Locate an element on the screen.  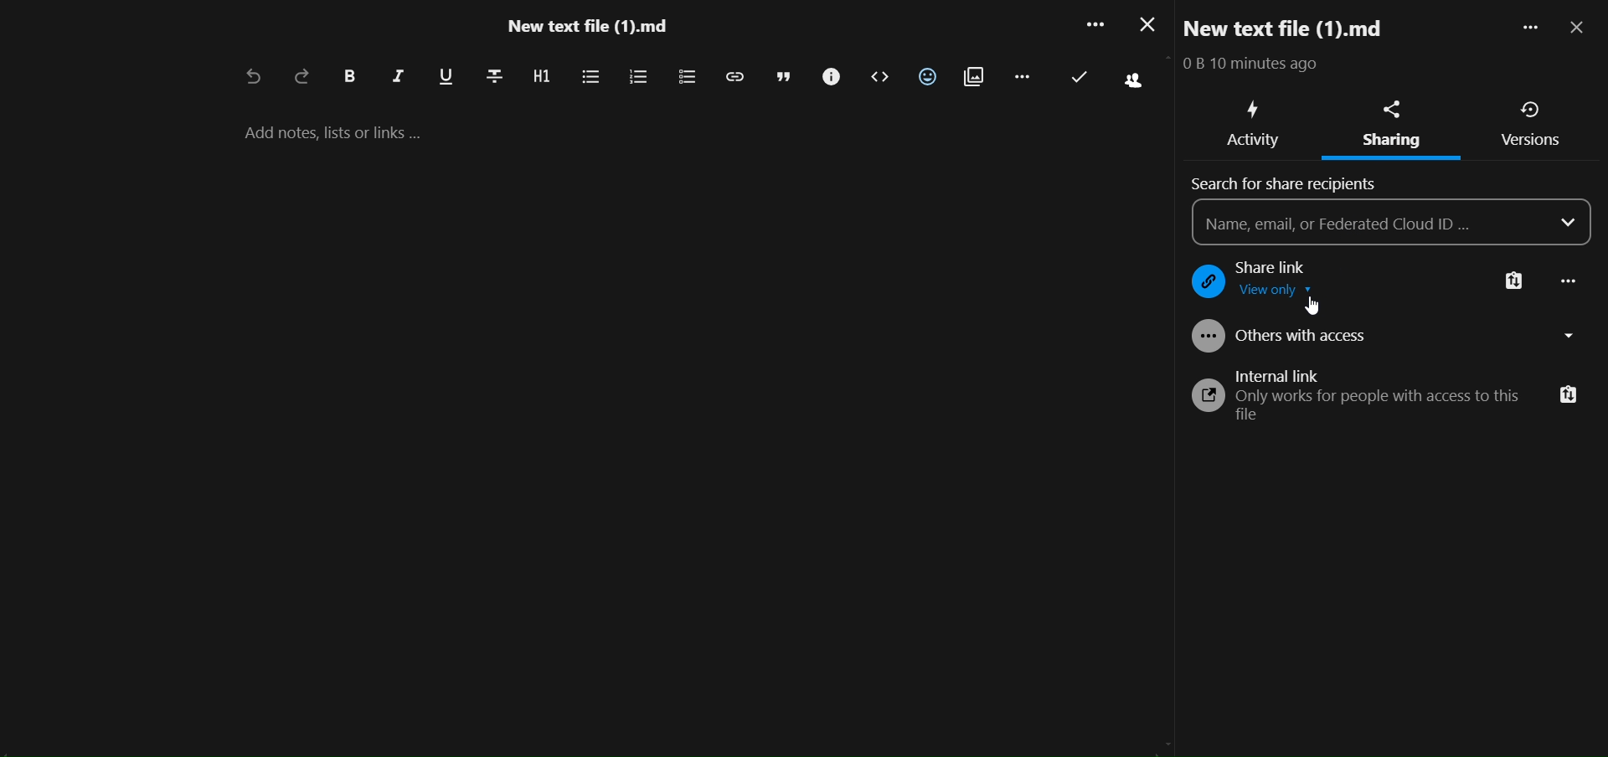
bold is located at coordinates (348, 77).